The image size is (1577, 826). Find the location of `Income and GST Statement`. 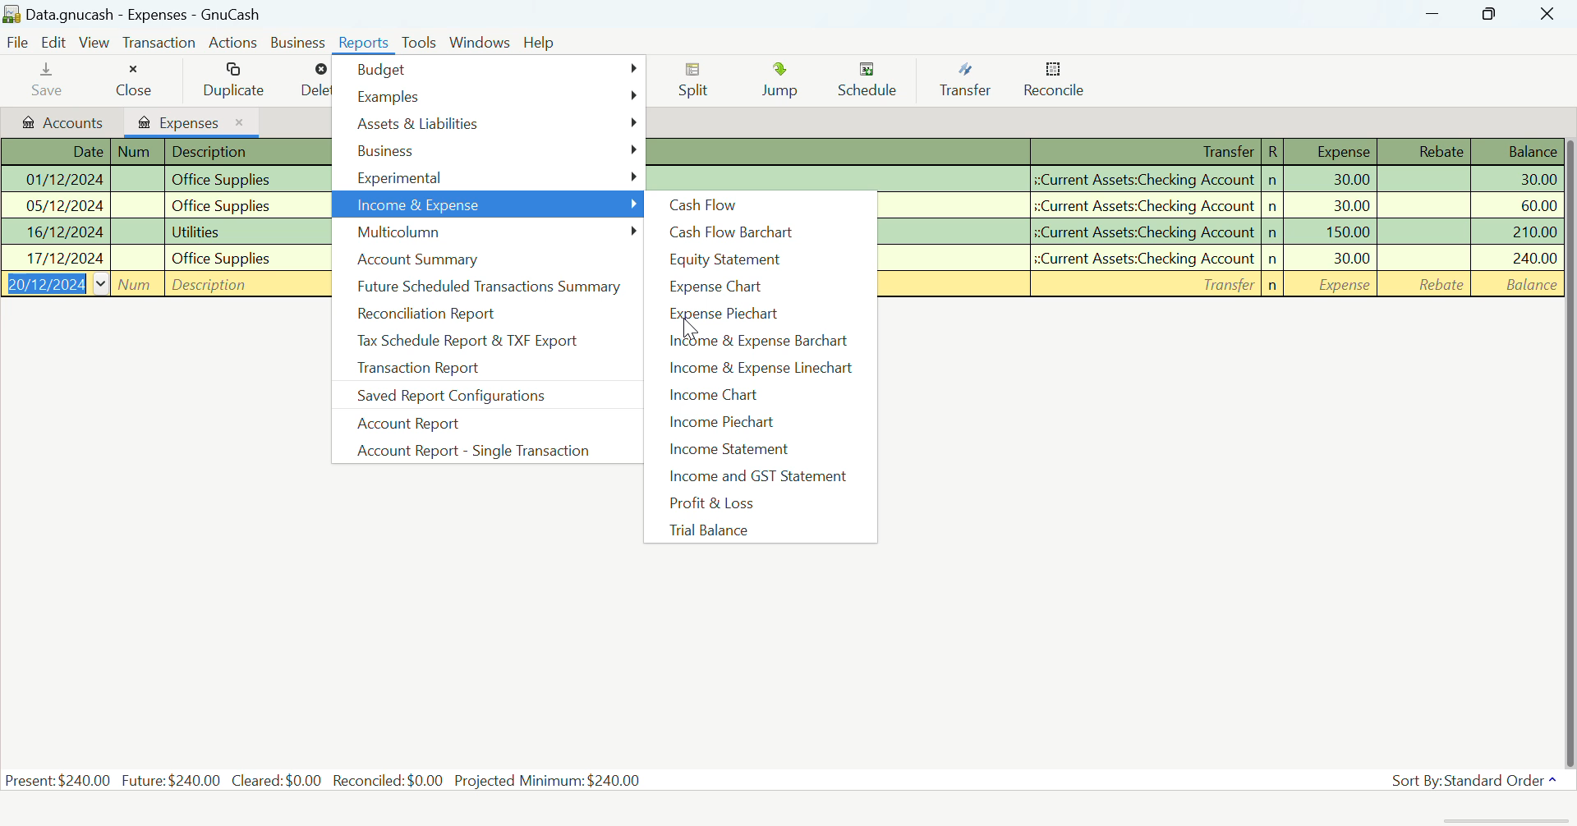

Income and GST Statement is located at coordinates (763, 478).